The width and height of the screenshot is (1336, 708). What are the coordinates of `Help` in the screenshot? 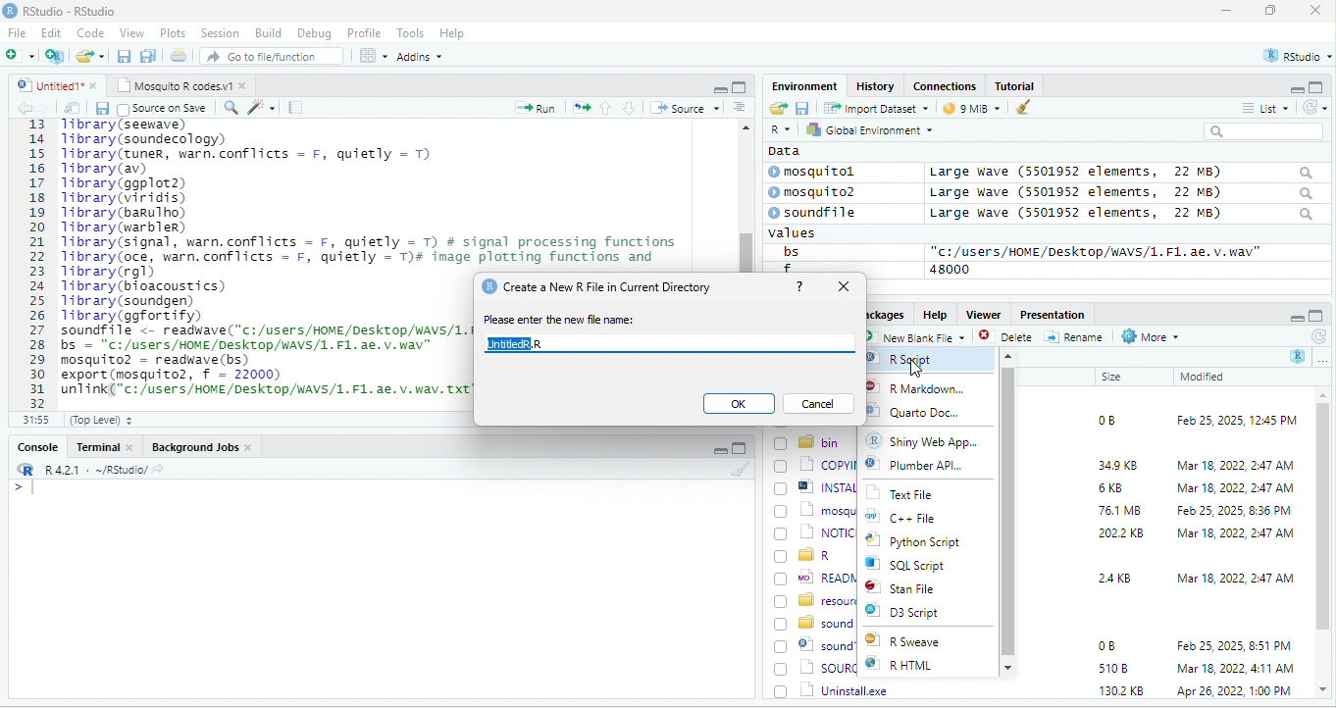 It's located at (453, 34).